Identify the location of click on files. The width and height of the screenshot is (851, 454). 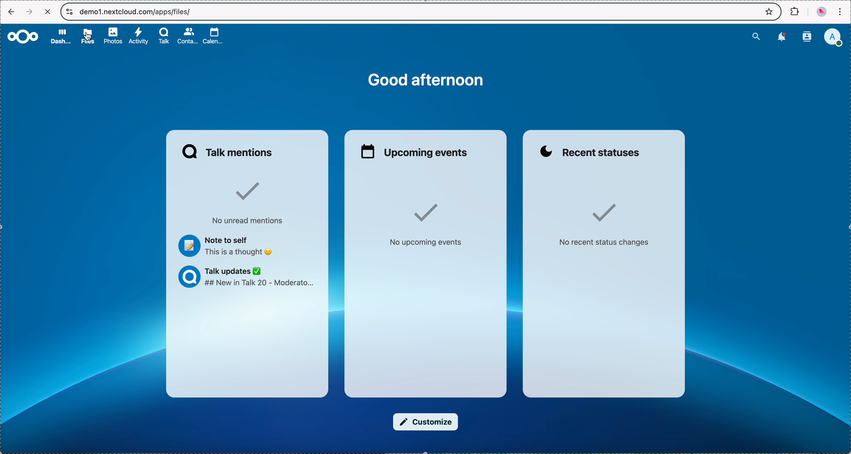
(89, 37).